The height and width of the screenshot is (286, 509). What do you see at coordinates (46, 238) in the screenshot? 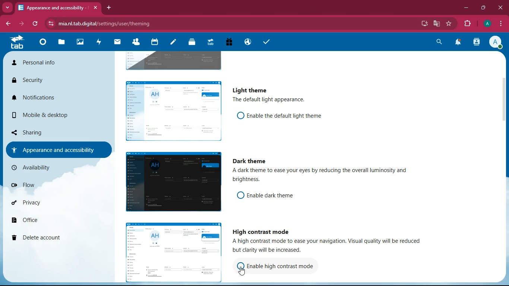
I see `delete` at bounding box center [46, 238].